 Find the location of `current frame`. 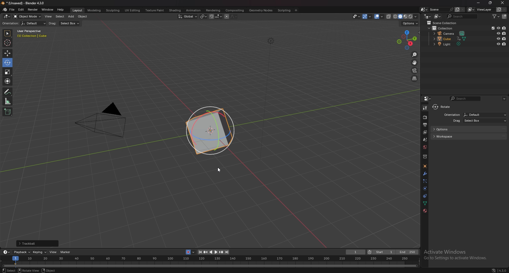

current frame is located at coordinates (356, 252).